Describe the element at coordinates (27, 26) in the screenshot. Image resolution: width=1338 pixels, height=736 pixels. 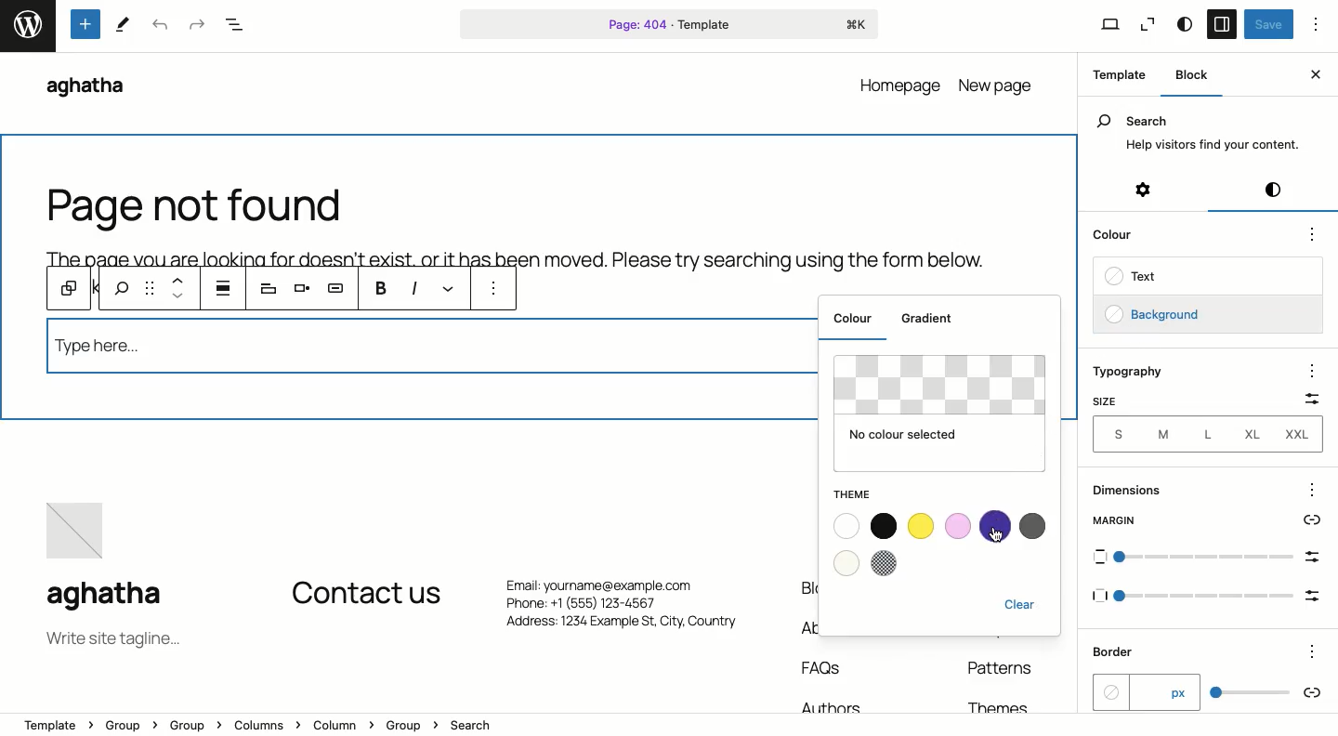
I see `word press logo` at that location.